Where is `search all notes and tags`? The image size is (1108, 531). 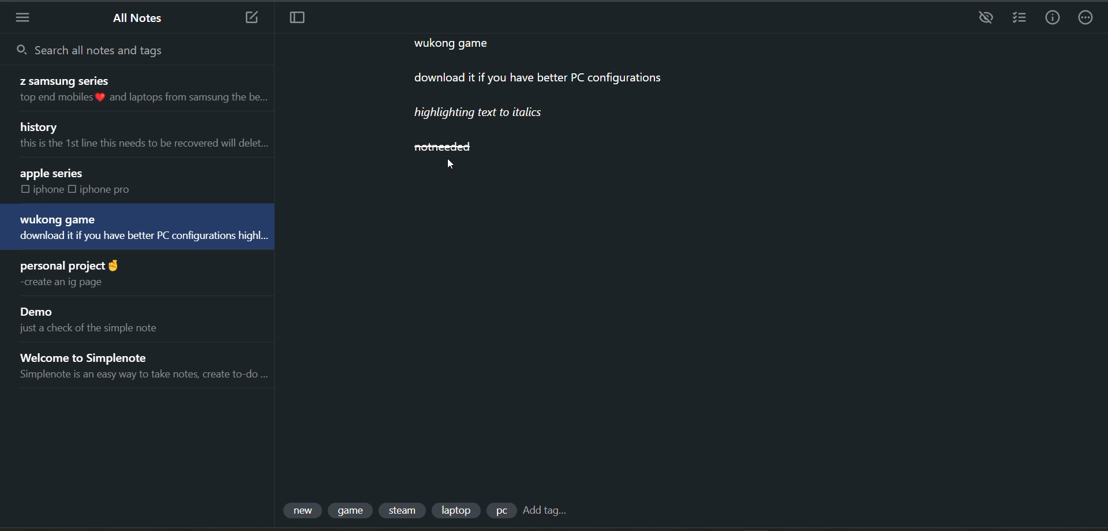 search all notes and tags is located at coordinates (118, 51).